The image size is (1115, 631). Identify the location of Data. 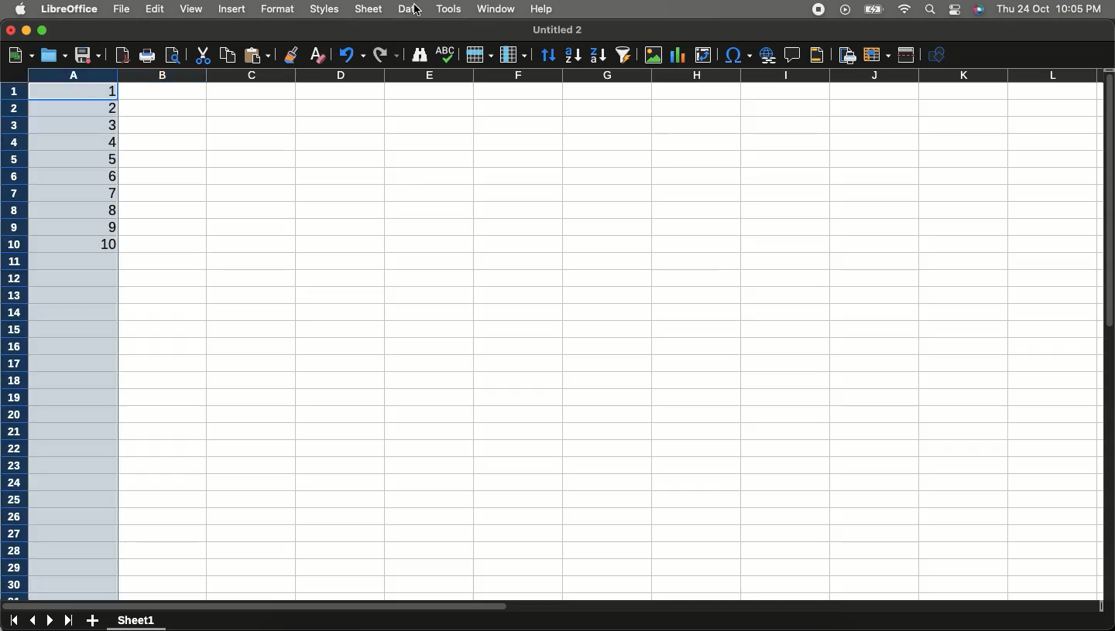
(410, 8).